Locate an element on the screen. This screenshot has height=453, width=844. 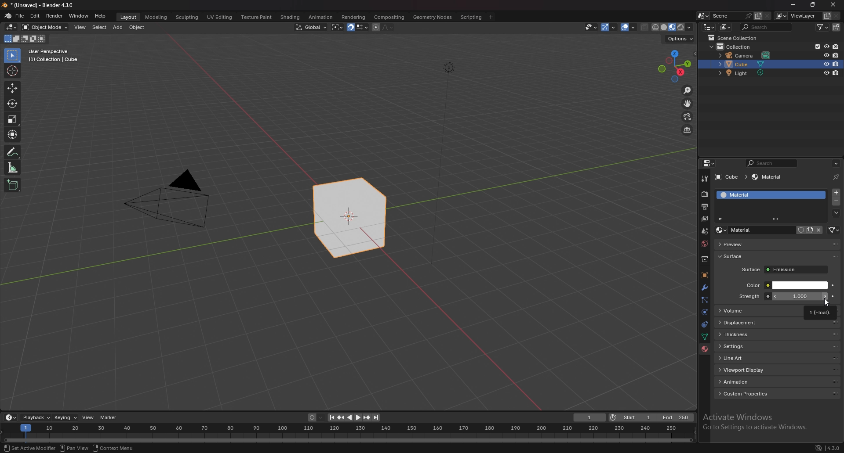
particles is located at coordinates (705, 300).